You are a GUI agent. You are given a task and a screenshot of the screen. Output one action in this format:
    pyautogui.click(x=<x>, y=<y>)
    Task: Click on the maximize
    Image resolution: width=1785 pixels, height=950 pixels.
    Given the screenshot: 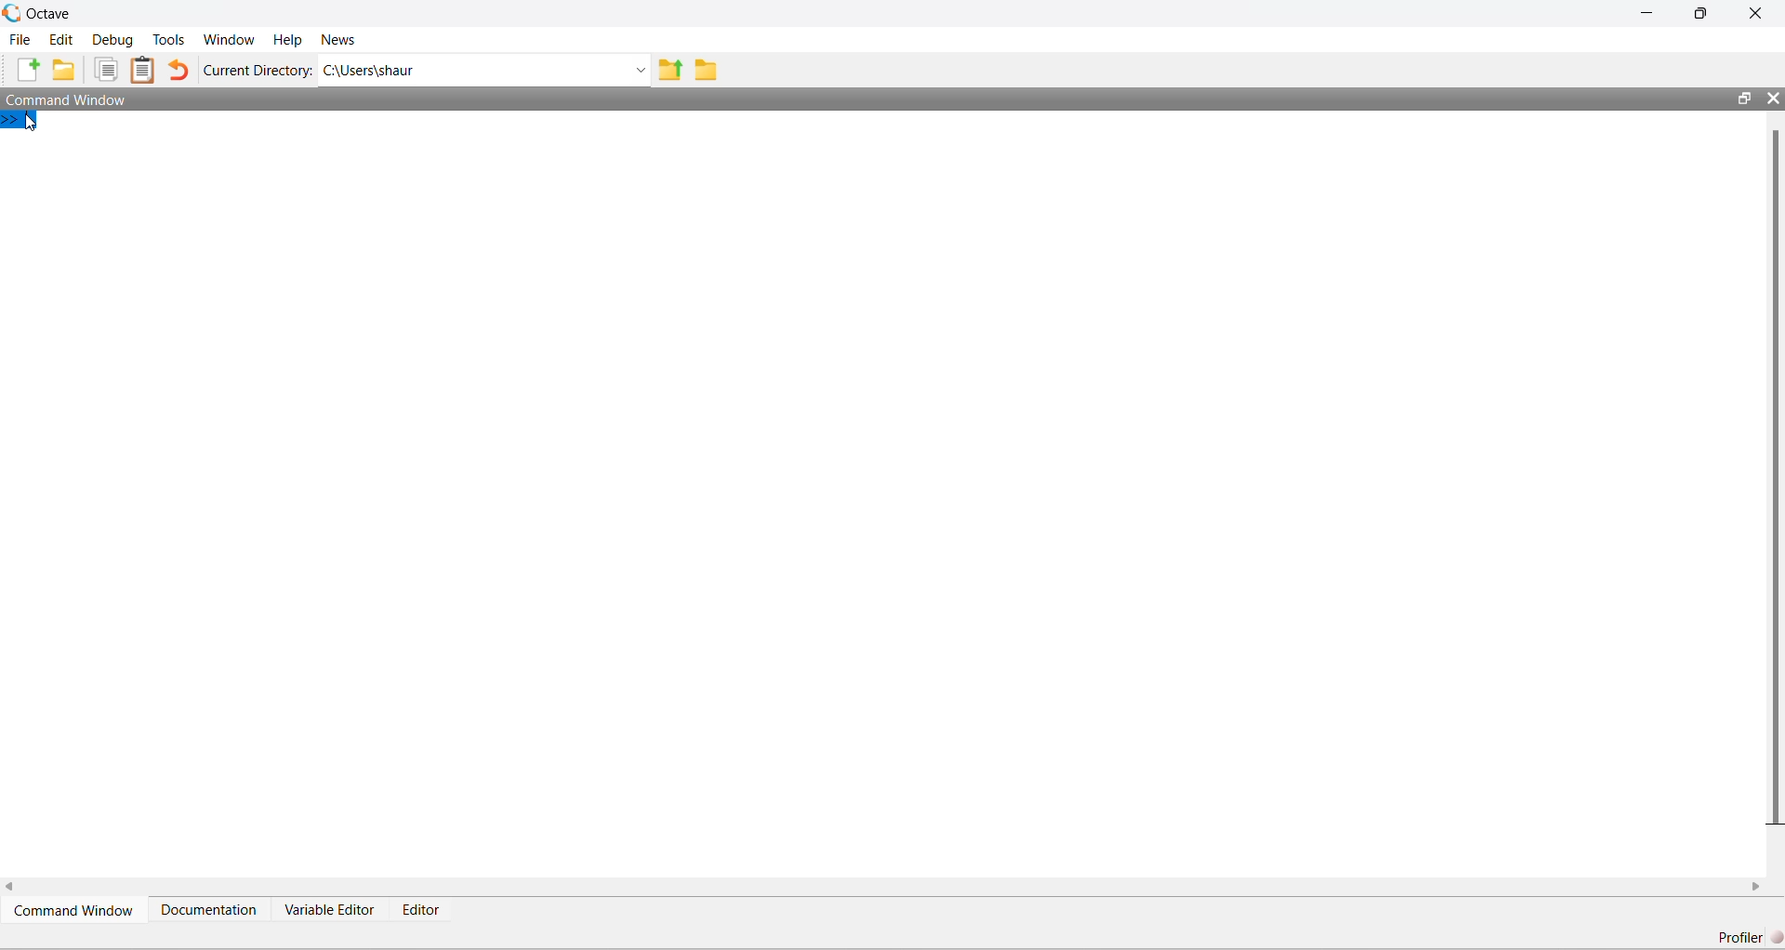 What is the action you would take?
    pyautogui.click(x=1743, y=99)
    